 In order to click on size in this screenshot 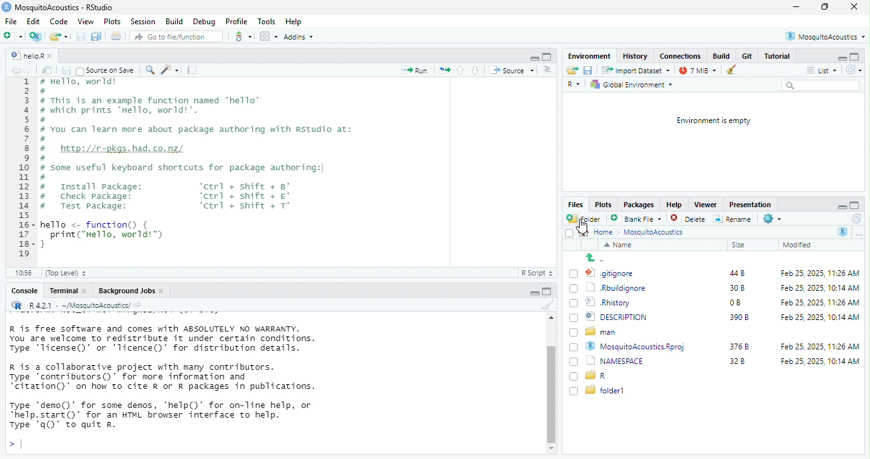, I will do `click(746, 245)`.